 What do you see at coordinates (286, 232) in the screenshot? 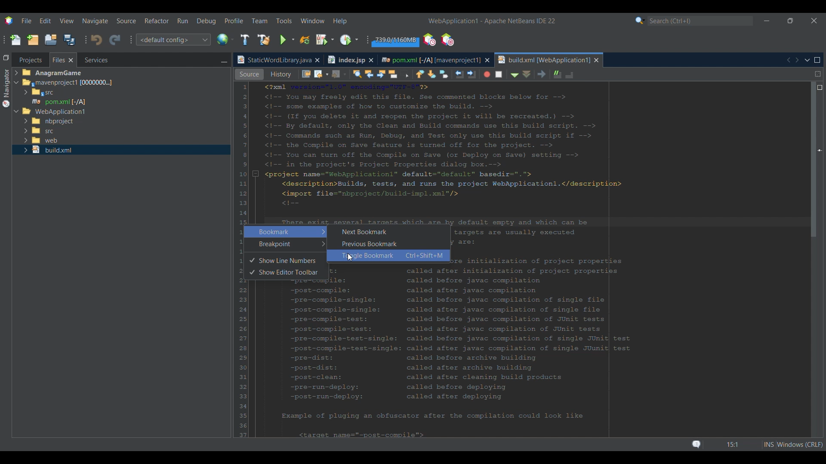
I see `Highlighted by cursor` at bounding box center [286, 232].